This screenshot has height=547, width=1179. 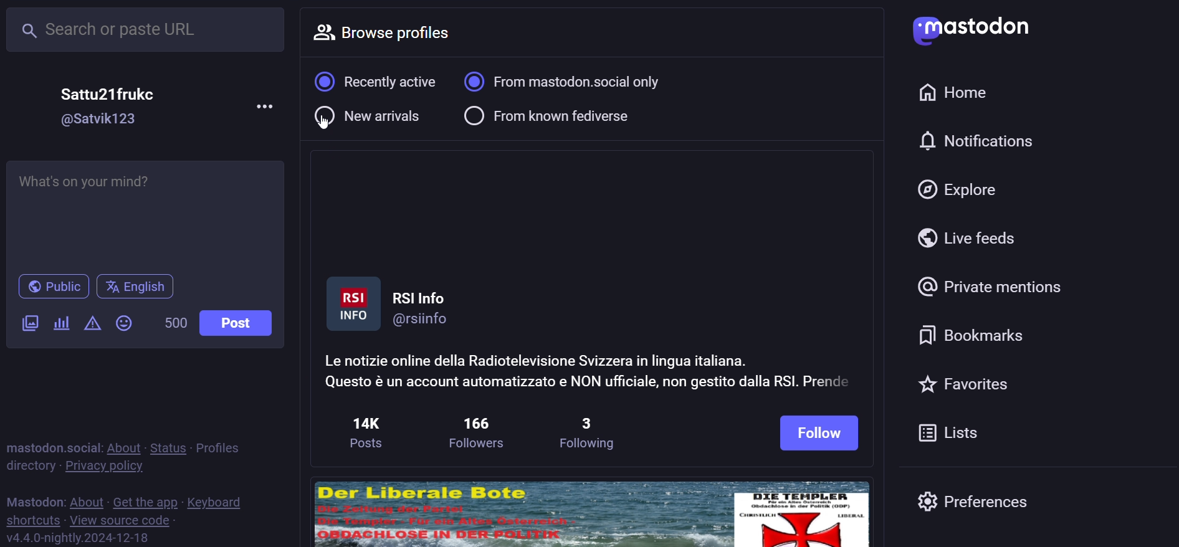 What do you see at coordinates (482, 432) in the screenshot?
I see `186 followers` at bounding box center [482, 432].